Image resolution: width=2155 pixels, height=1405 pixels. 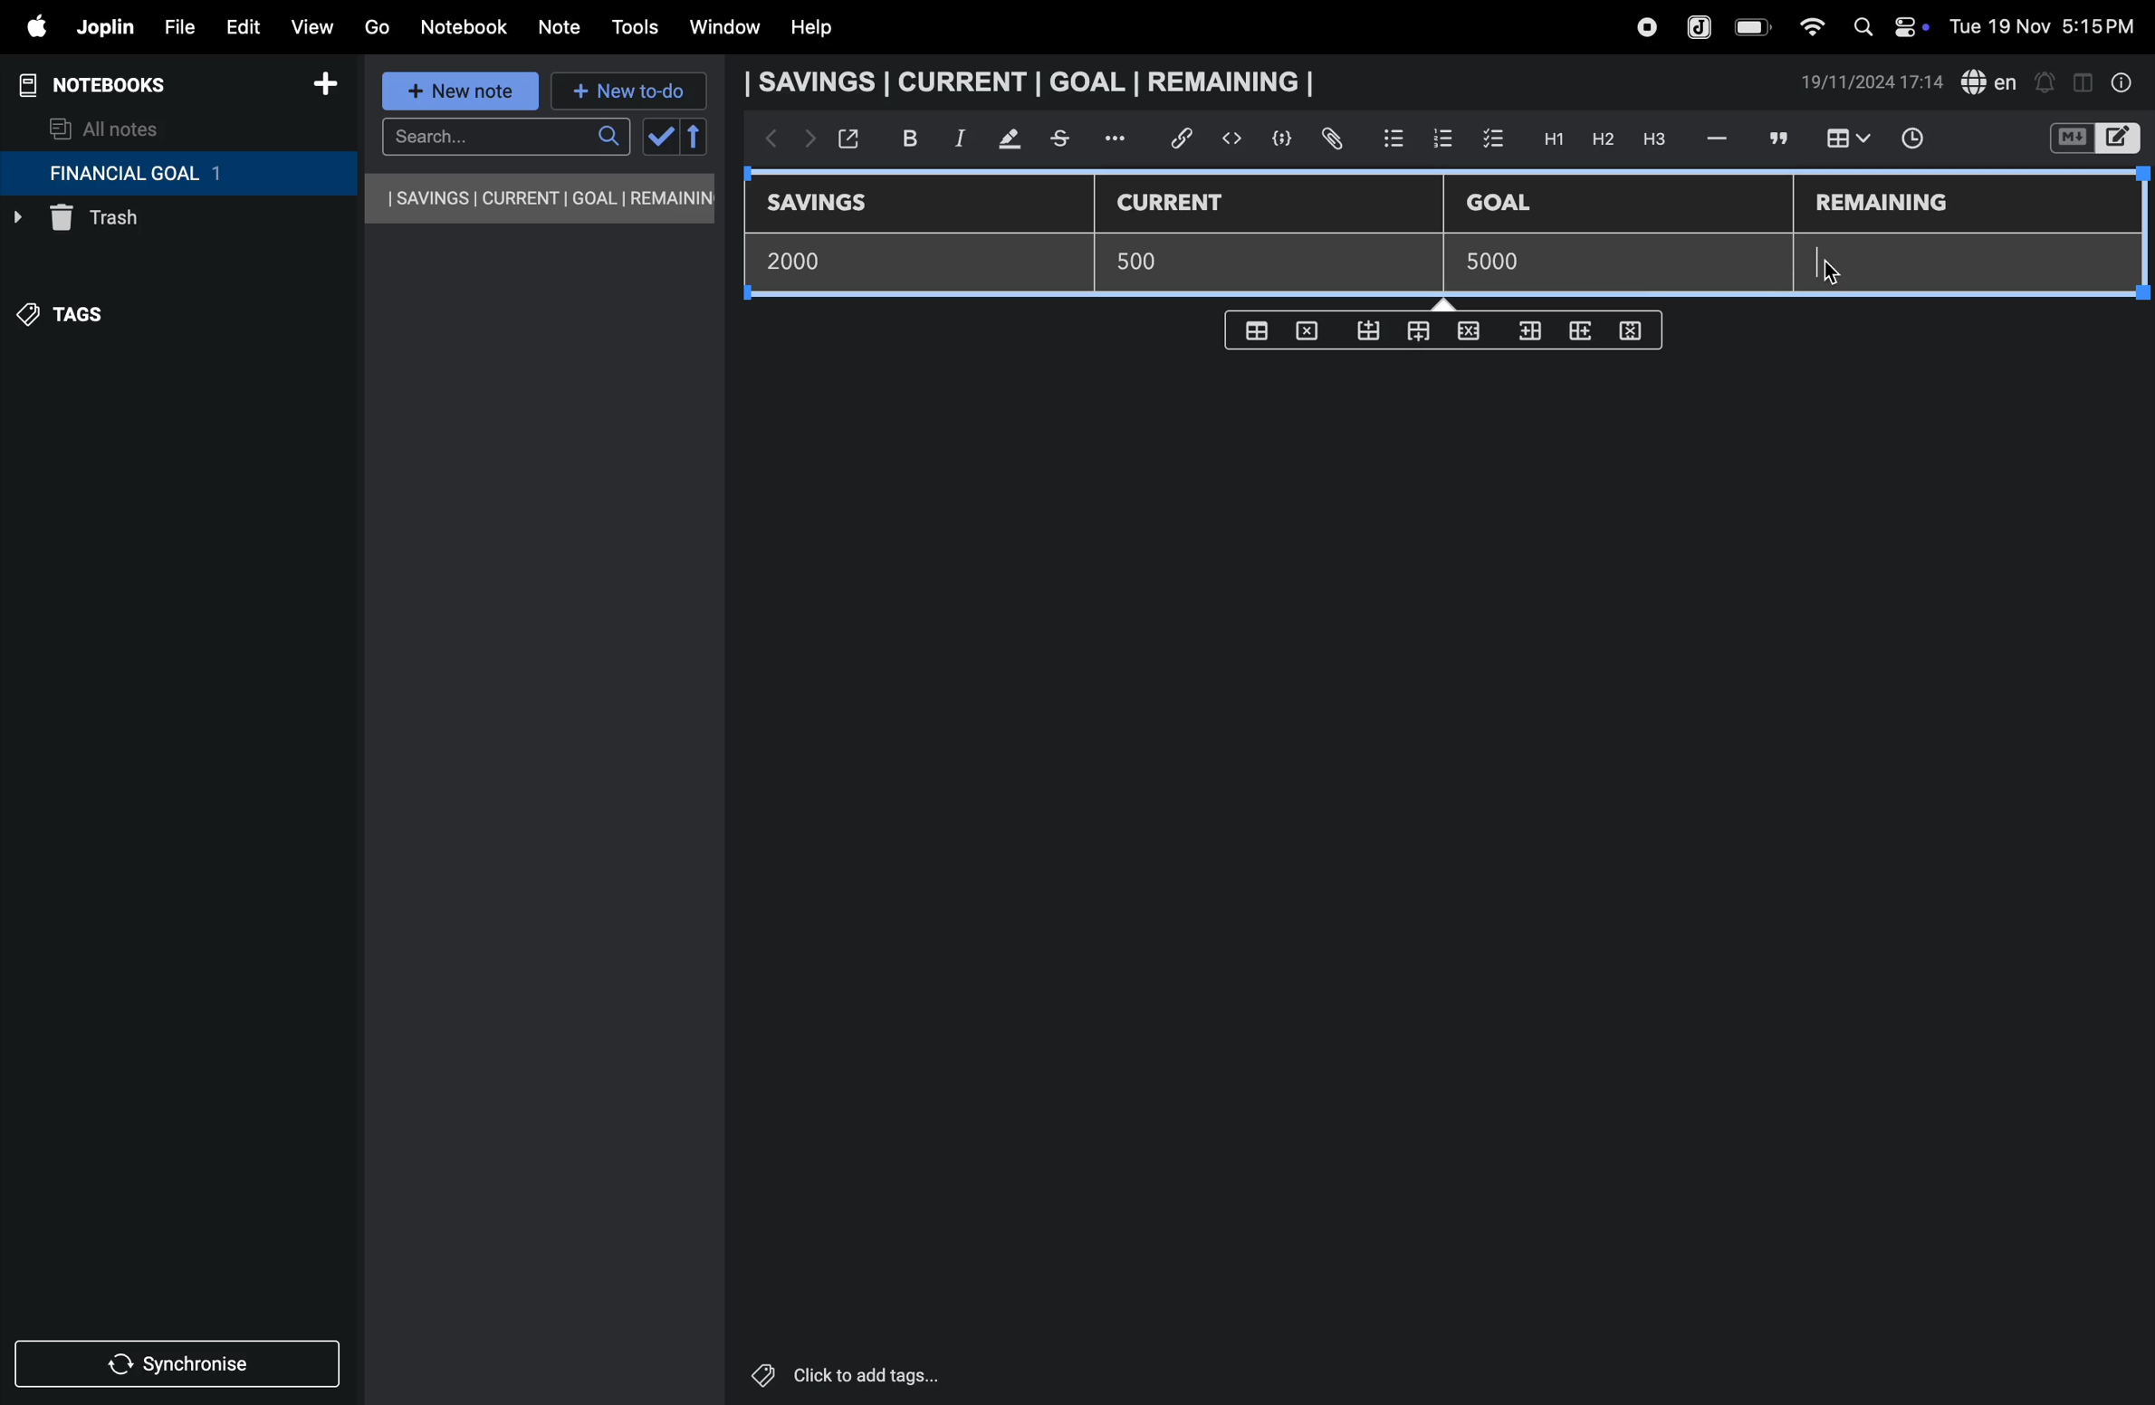 What do you see at coordinates (1035, 81) in the screenshot?
I see `savings current goal remaining` at bounding box center [1035, 81].